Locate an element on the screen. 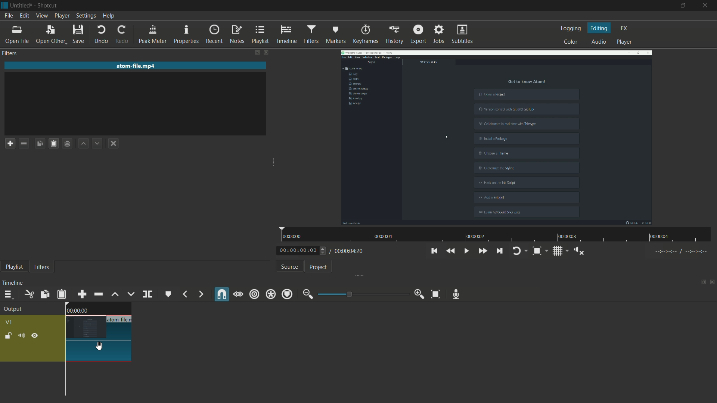 This screenshot has height=403, width=717. filters is located at coordinates (41, 267).